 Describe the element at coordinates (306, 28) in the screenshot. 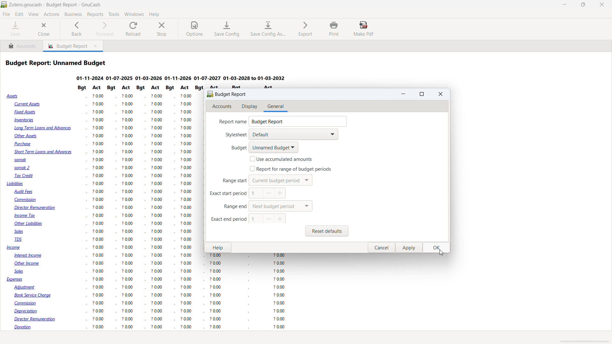

I see `export` at that location.